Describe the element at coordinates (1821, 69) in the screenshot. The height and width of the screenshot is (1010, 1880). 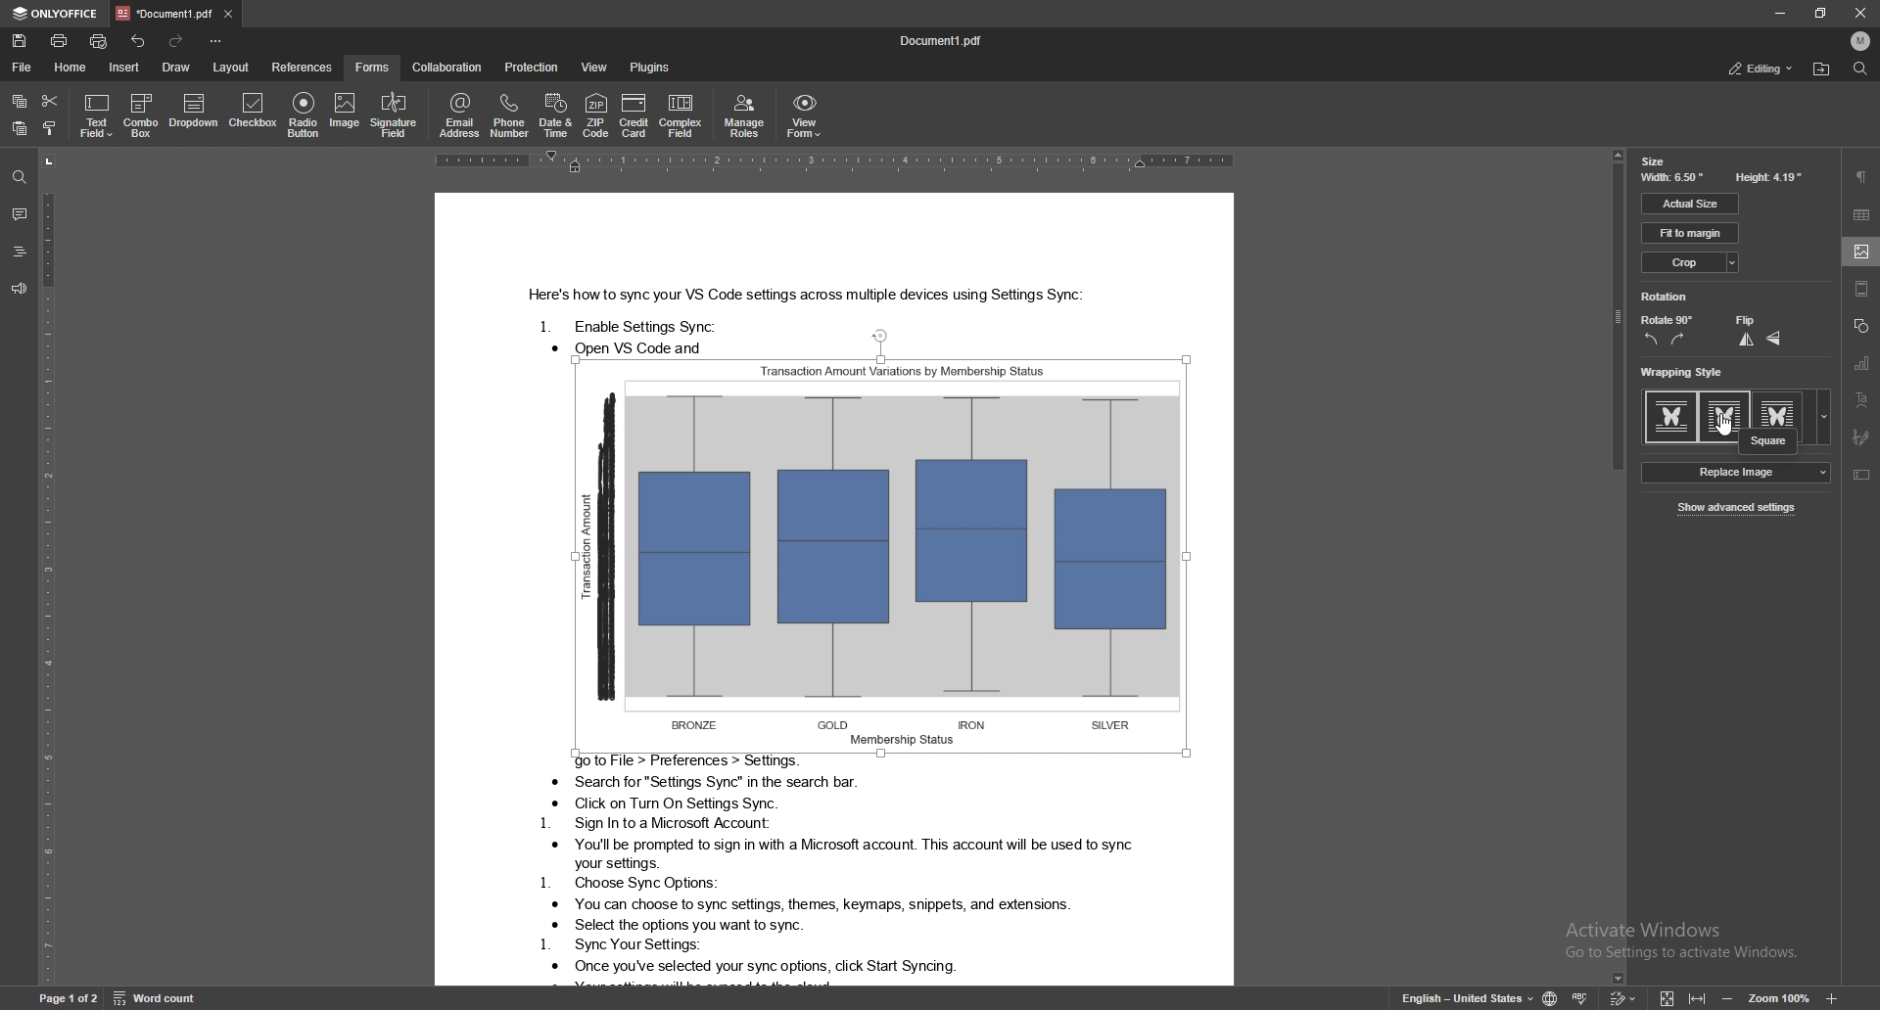
I see `locate file` at that location.